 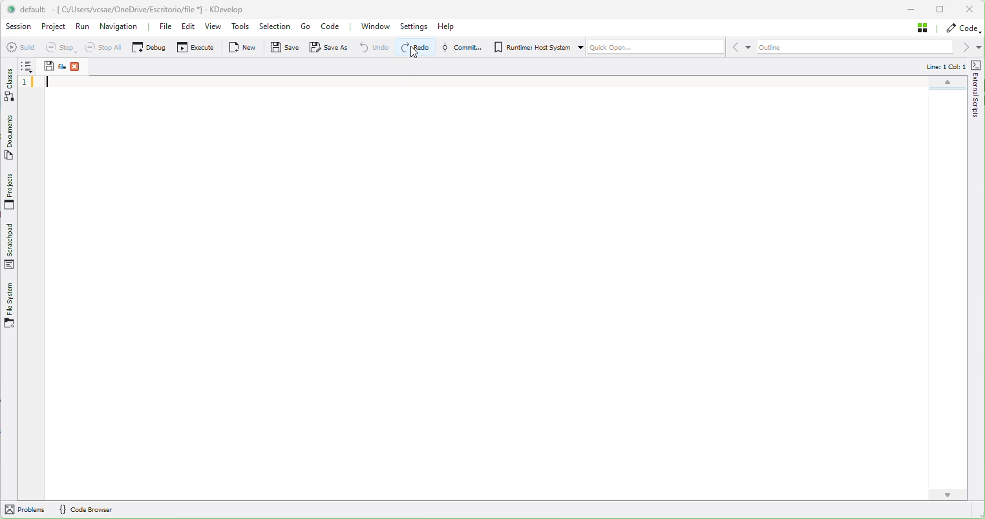 What do you see at coordinates (26, 85) in the screenshot?
I see `Sequence` at bounding box center [26, 85].